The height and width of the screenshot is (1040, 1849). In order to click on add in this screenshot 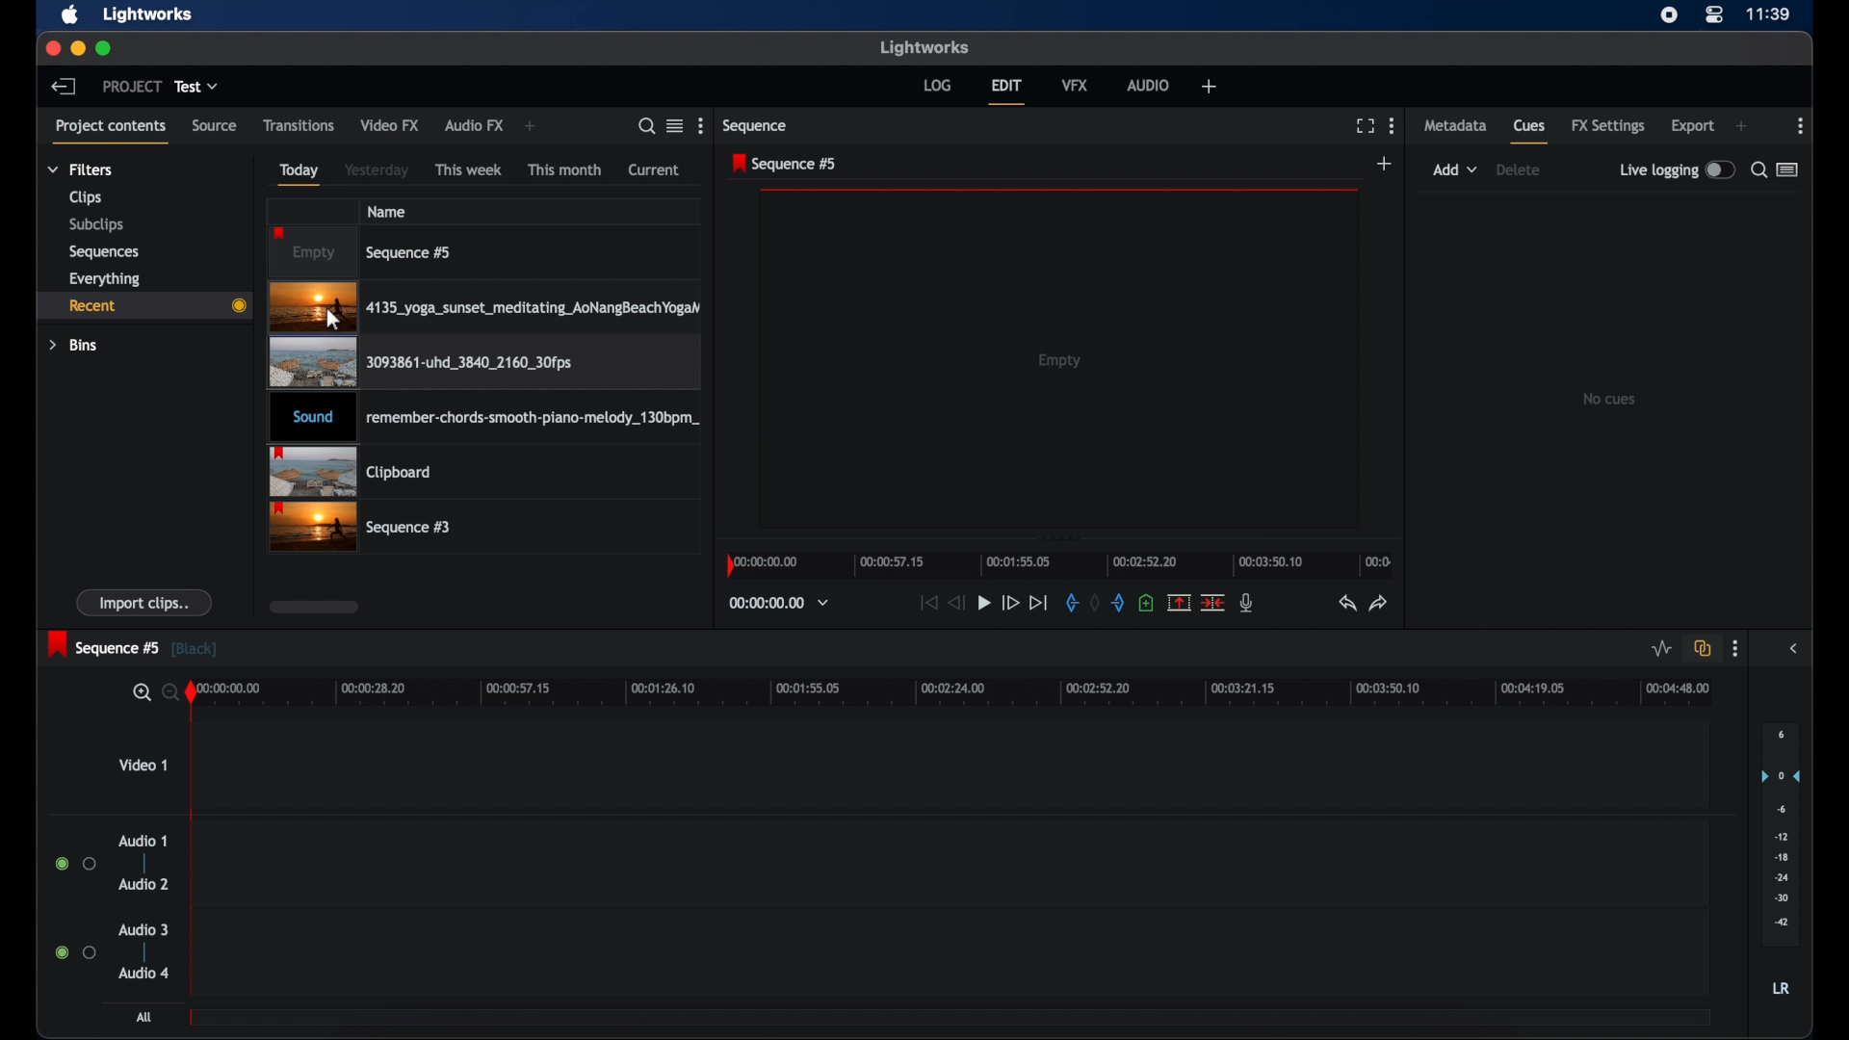, I will do `click(1387, 163)`.